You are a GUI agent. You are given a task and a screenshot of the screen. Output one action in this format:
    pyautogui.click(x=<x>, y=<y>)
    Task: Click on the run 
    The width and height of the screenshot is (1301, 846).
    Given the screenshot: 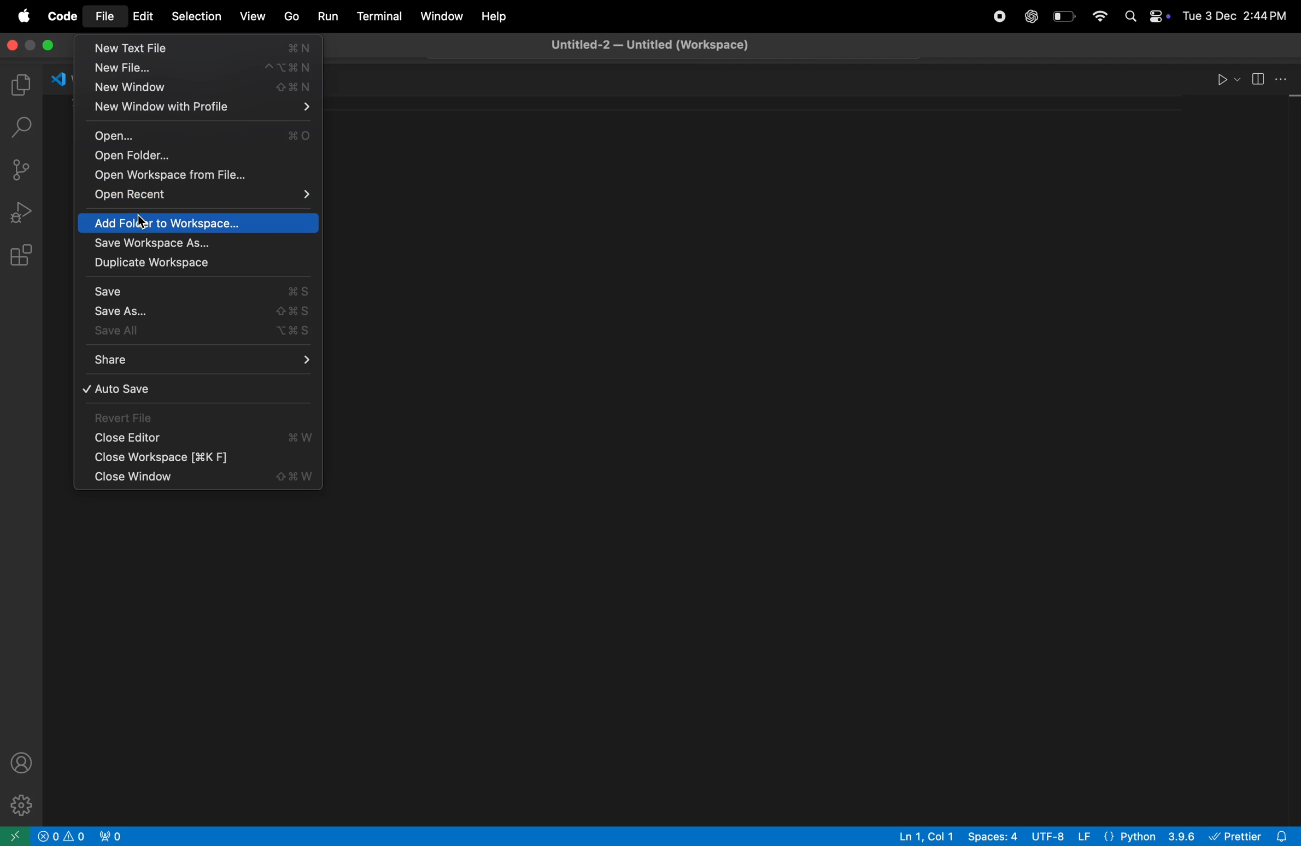 What is the action you would take?
    pyautogui.click(x=1223, y=78)
    